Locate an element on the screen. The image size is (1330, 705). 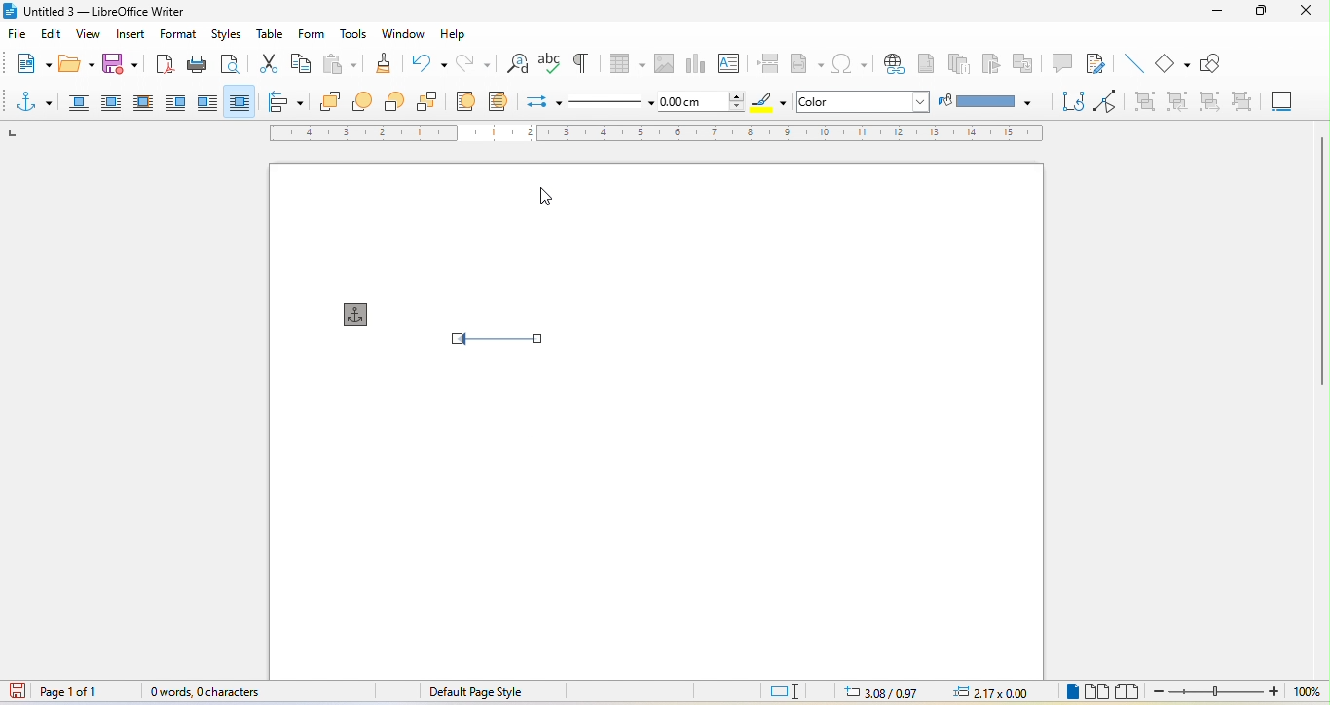
zoom is located at coordinates (1240, 692).